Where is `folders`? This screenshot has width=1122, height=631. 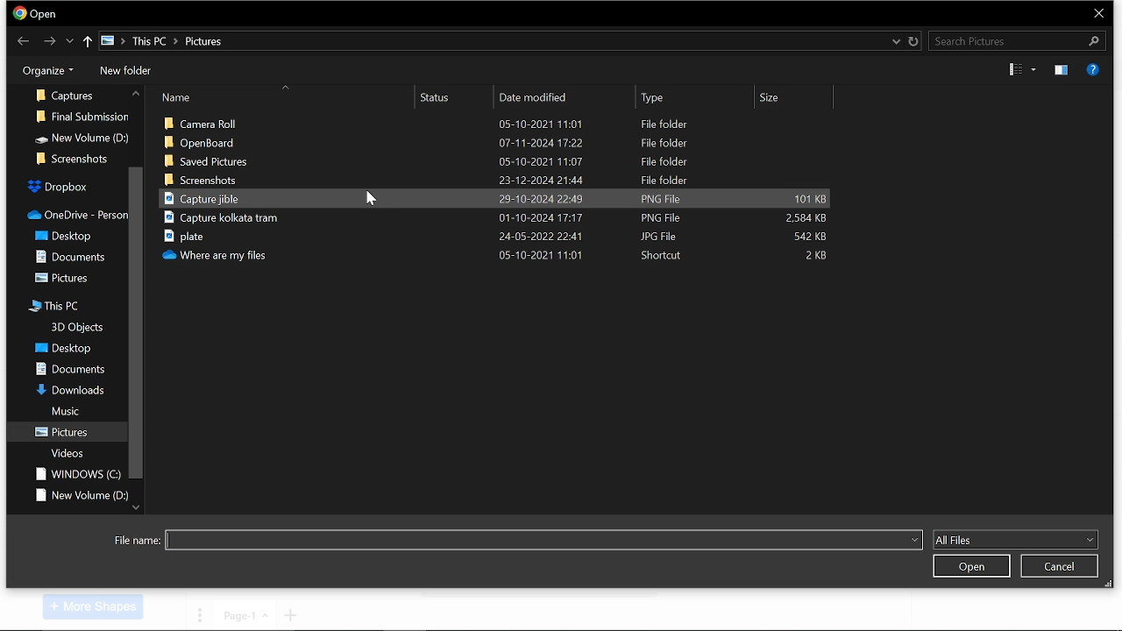
folders is located at coordinates (65, 412).